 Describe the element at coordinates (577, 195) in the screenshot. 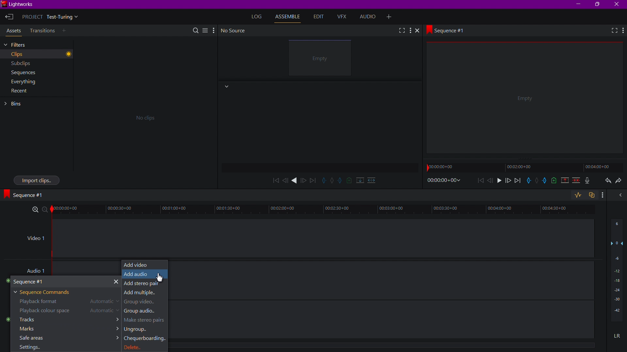

I see `Toggle Audio Equalizer` at that location.